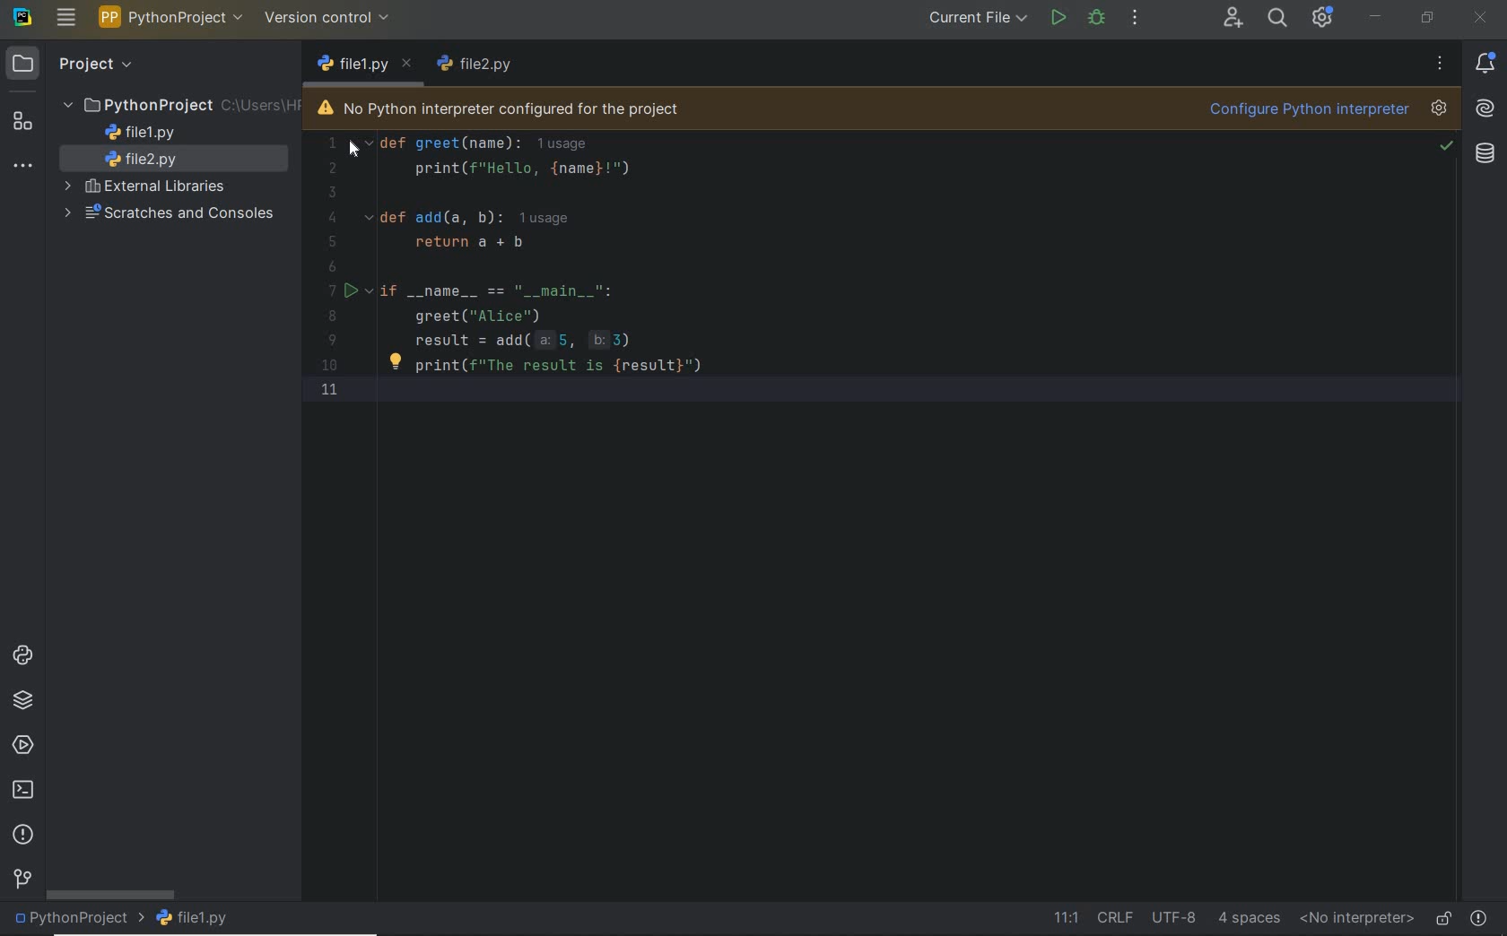 The image size is (1507, 936). Describe the element at coordinates (72, 65) in the screenshot. I see `project` at that location.